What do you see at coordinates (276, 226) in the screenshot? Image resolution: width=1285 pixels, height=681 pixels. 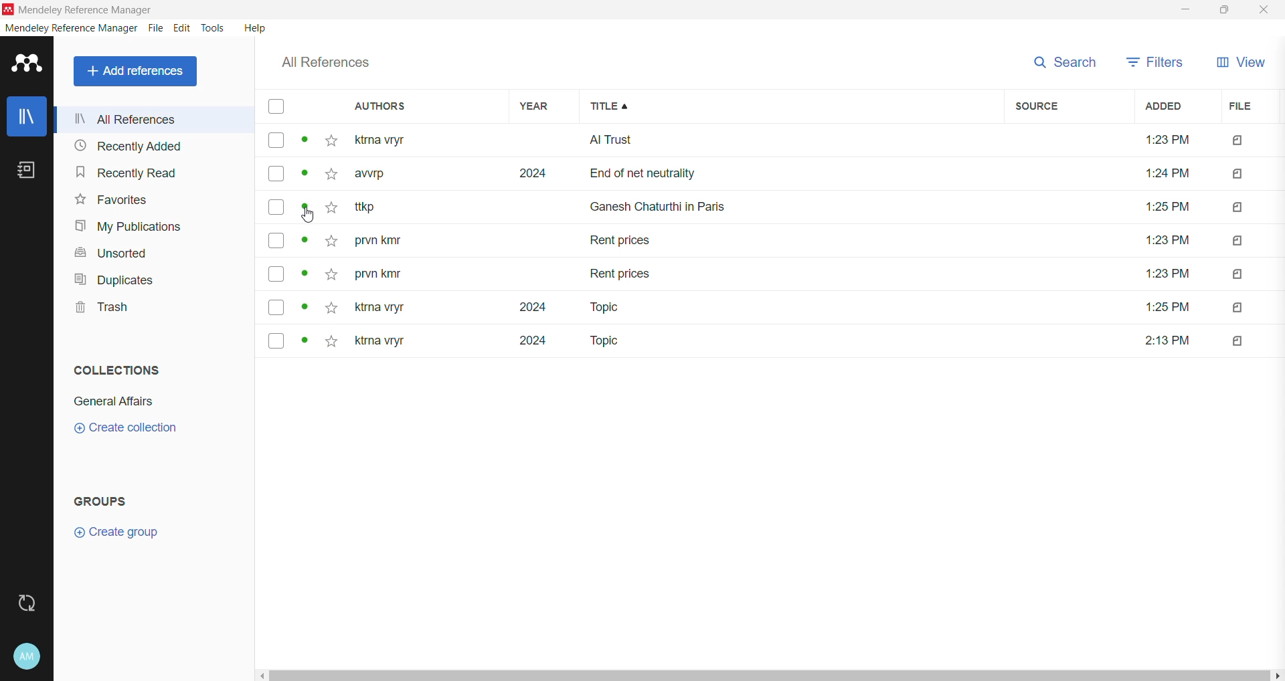 I see `Click to select the item` at bounding box center [276, 226].